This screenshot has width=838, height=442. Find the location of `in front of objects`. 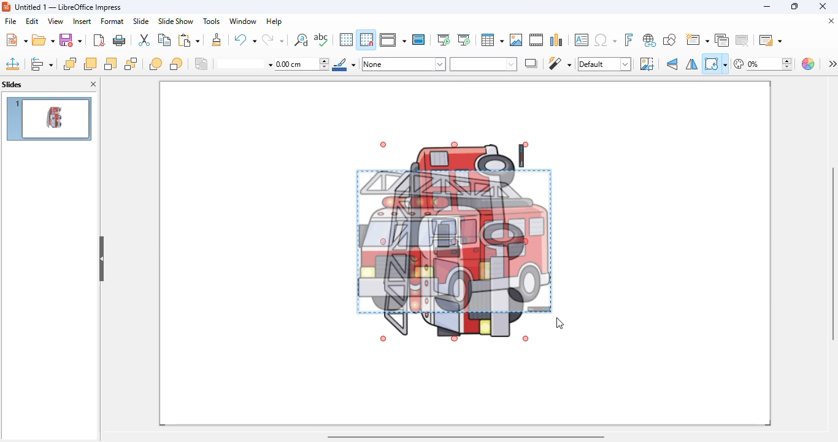

in front of objects is located at coordinates (156, 64).